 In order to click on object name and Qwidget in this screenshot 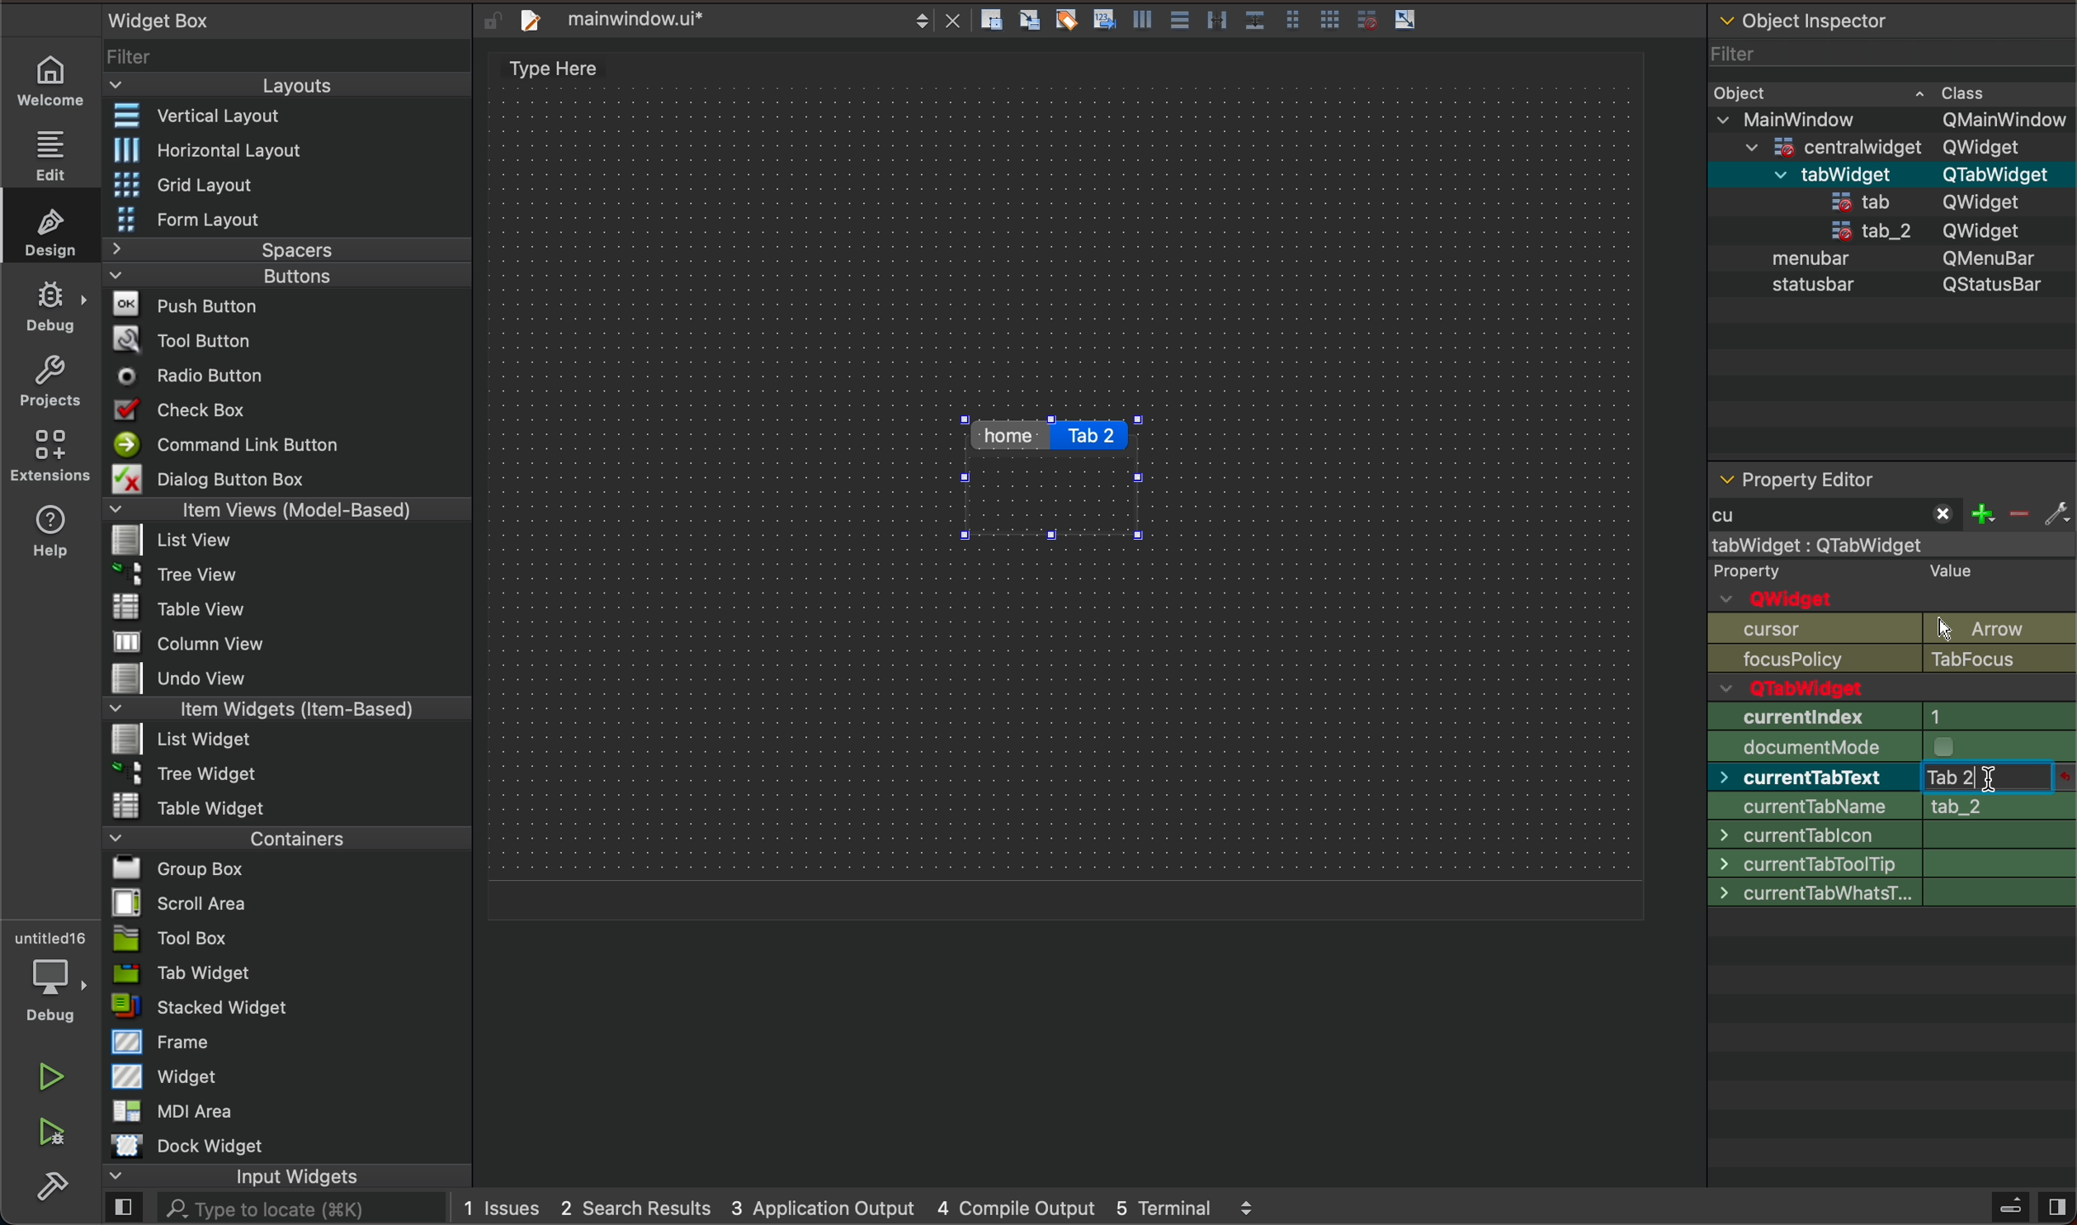, I will do `click(1899, 641)`.